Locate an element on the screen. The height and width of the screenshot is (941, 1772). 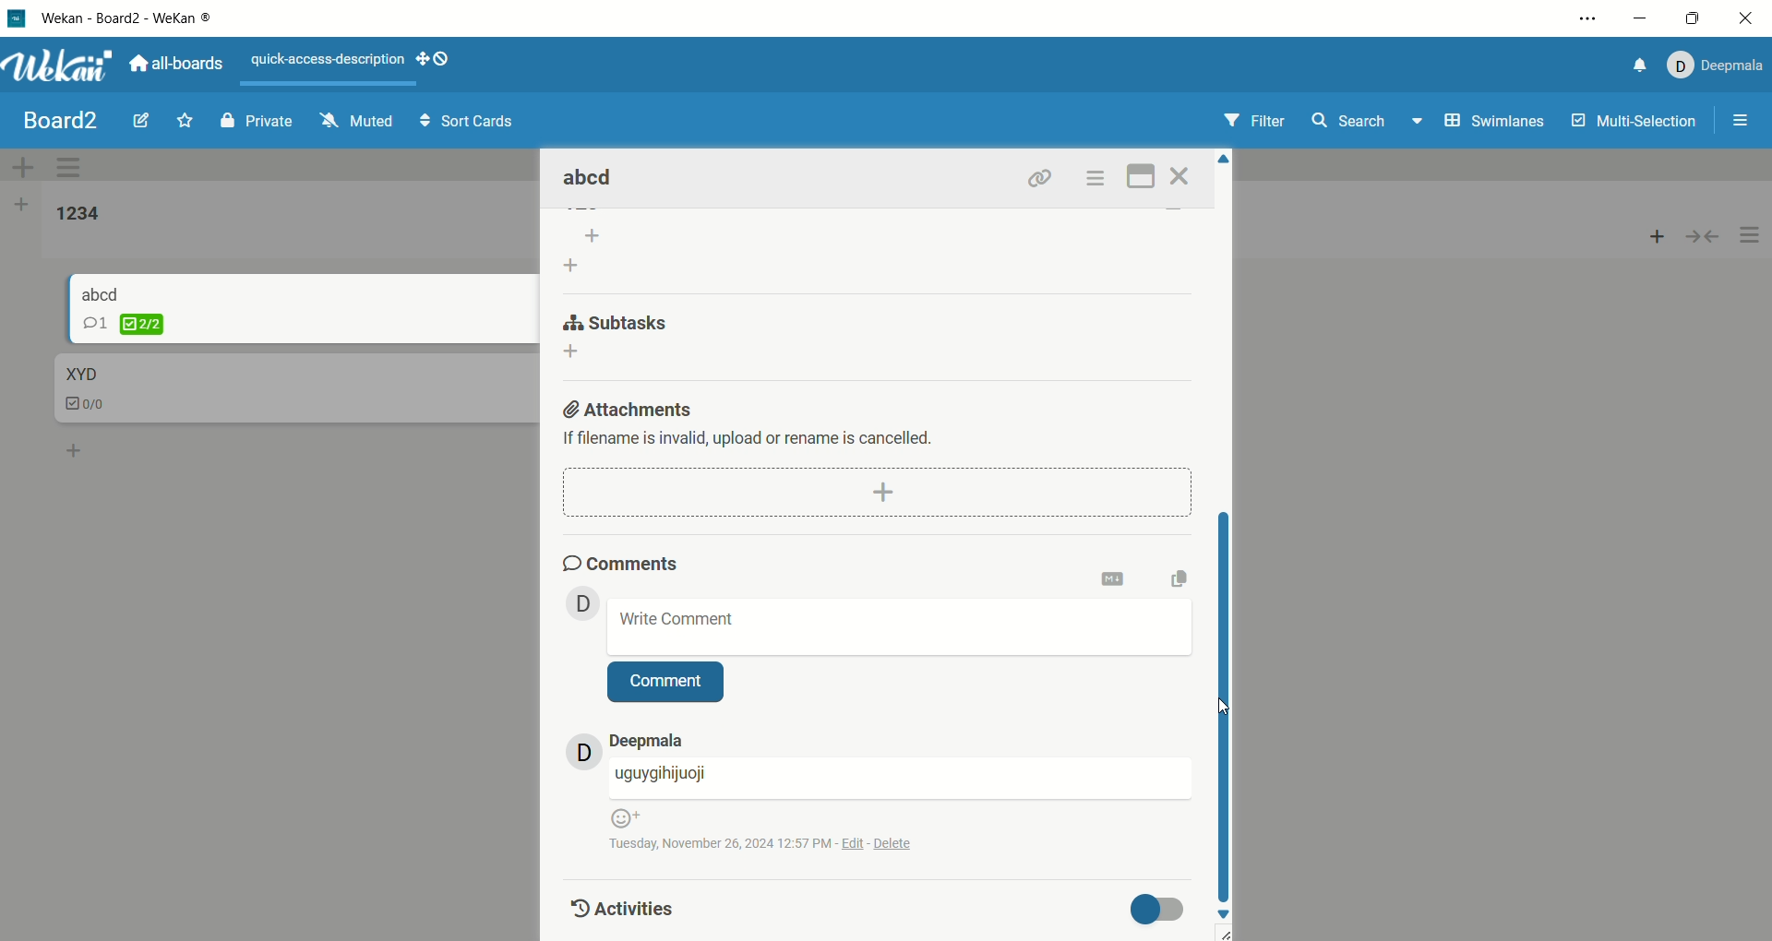
list title is located at coordinates (78, 215).